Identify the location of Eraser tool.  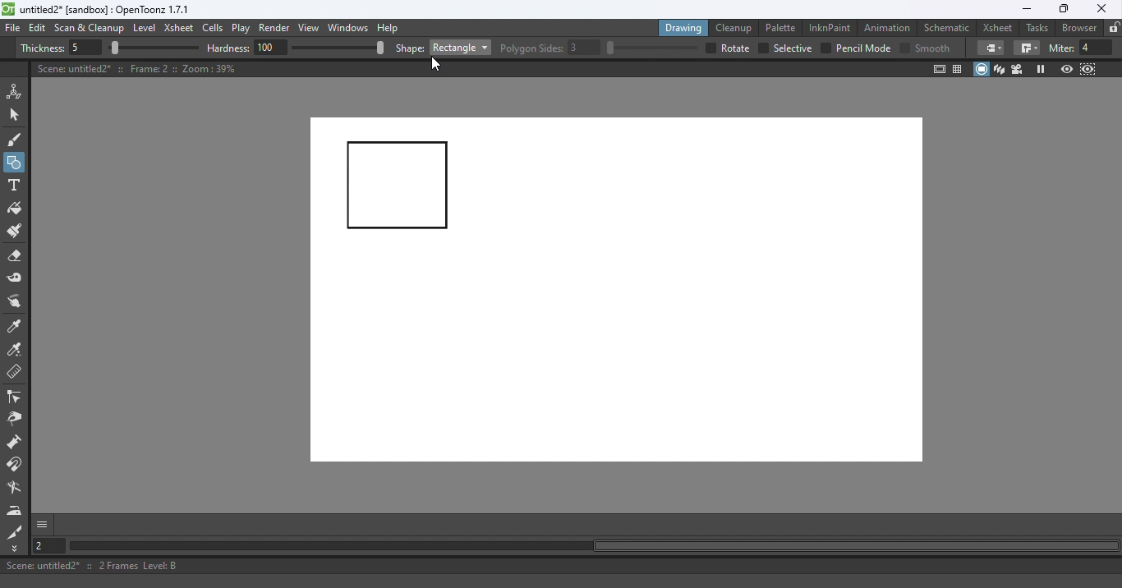
(19, 256).